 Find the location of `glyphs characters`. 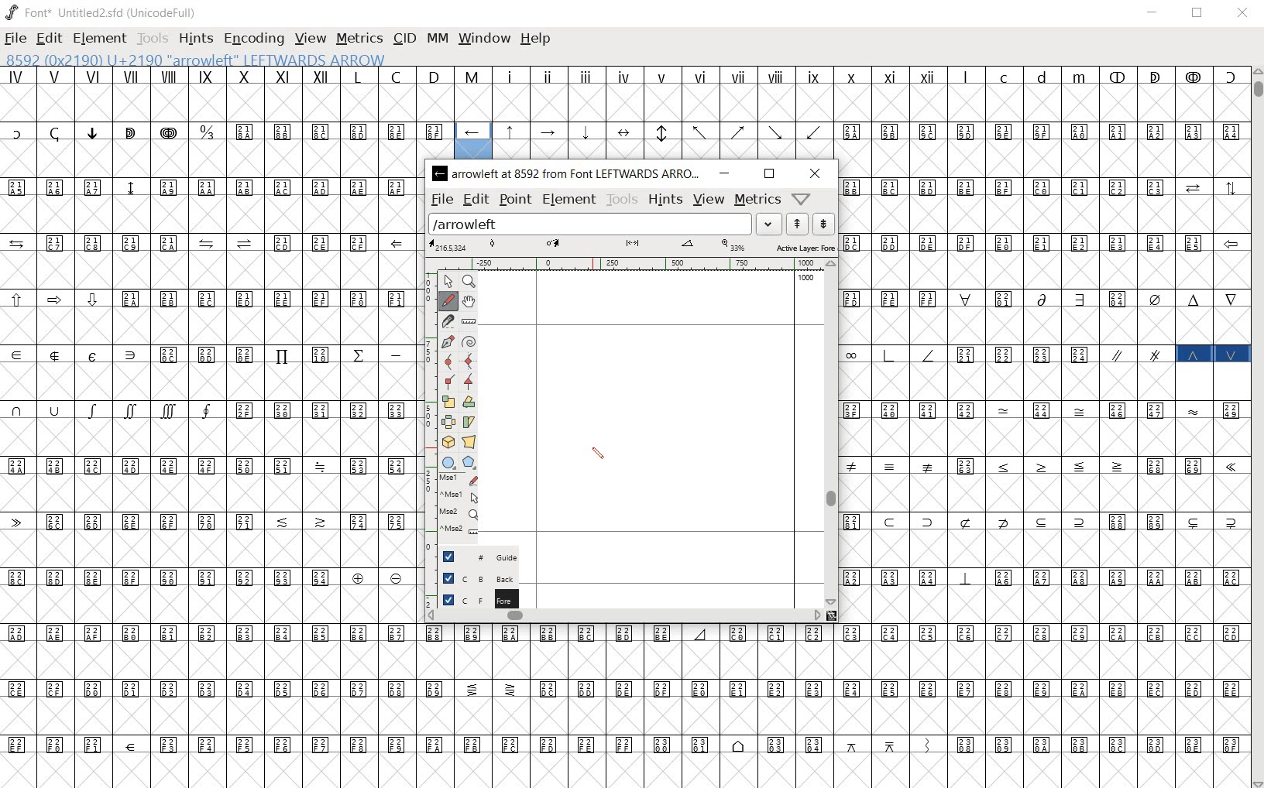

glyphs characters is located at coordinates (1043, 423).